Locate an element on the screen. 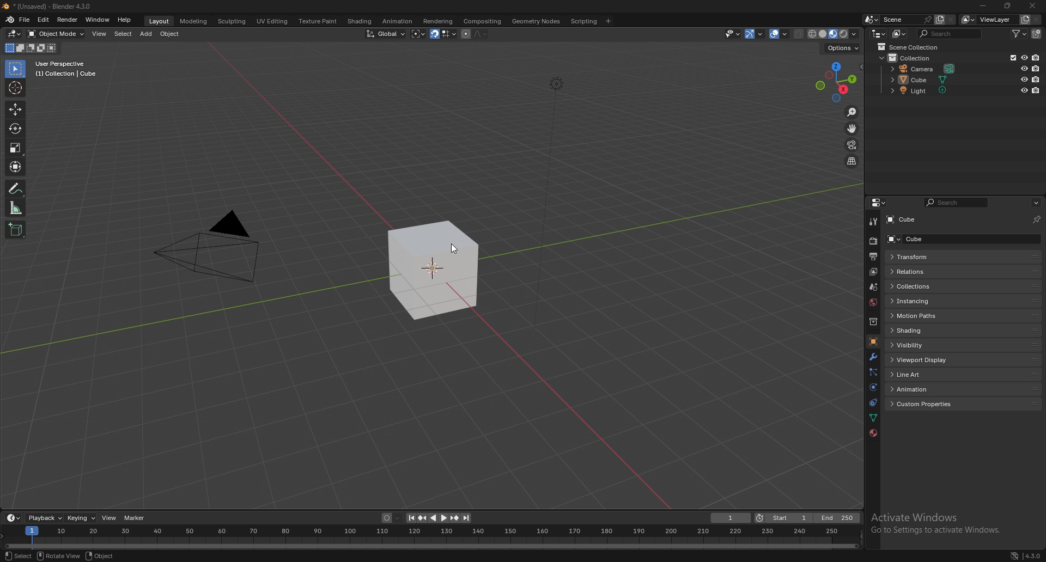  options is located at coordinates (841, 48).